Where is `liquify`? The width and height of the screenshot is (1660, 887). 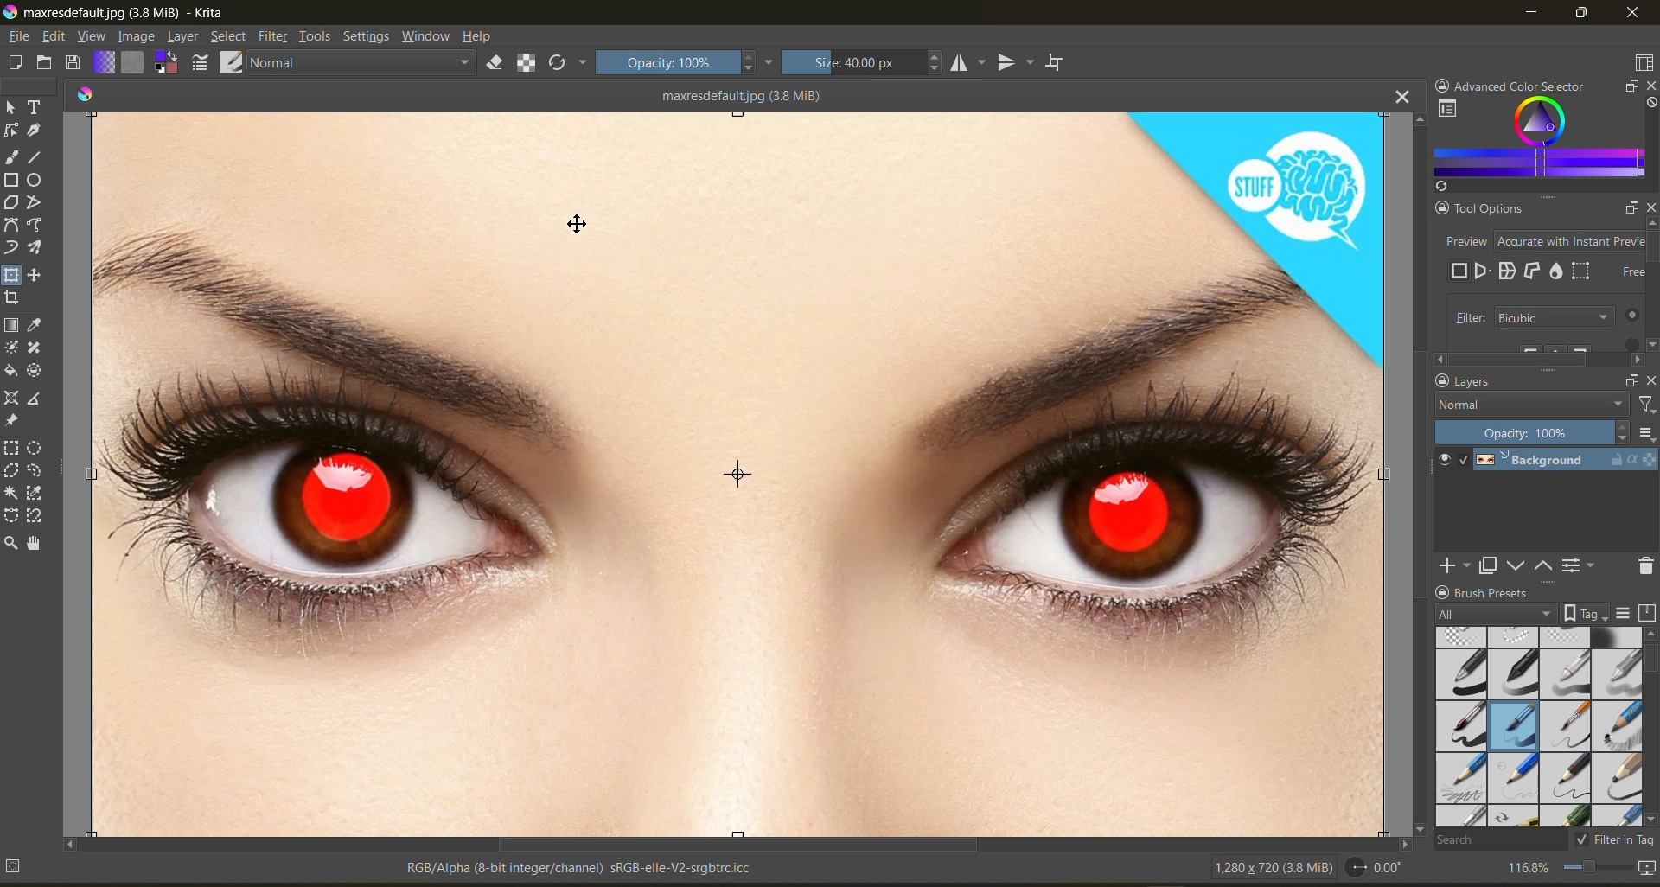
liquify is located at coordinates (1556, 270).